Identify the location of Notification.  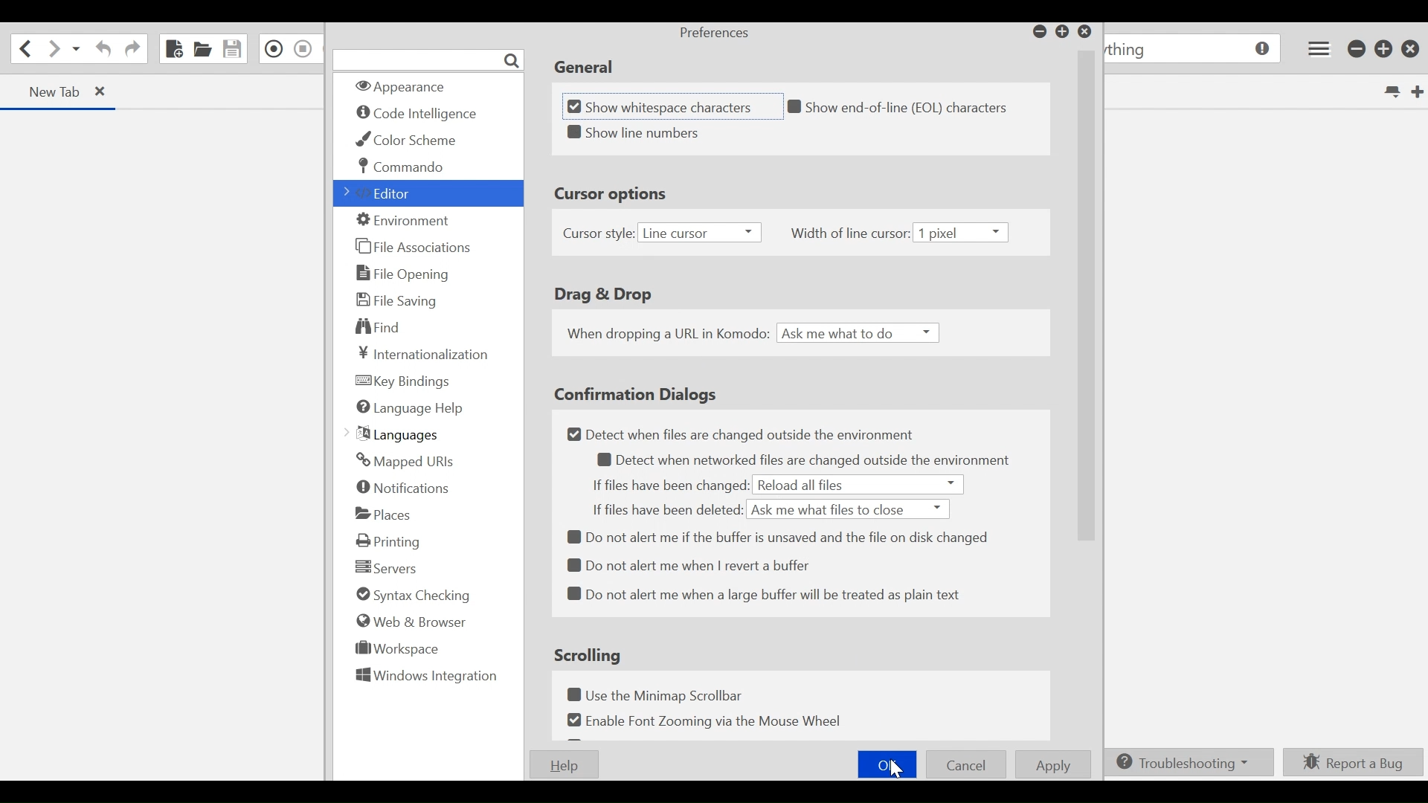
(400, 486).